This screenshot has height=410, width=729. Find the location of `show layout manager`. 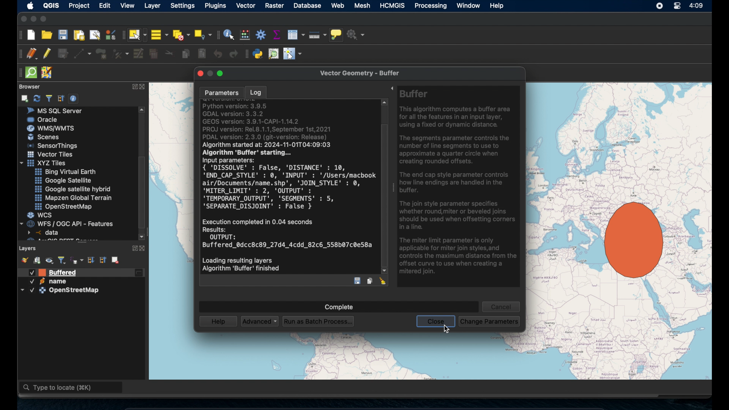

show layout manager is located at coordinates (96, 35).